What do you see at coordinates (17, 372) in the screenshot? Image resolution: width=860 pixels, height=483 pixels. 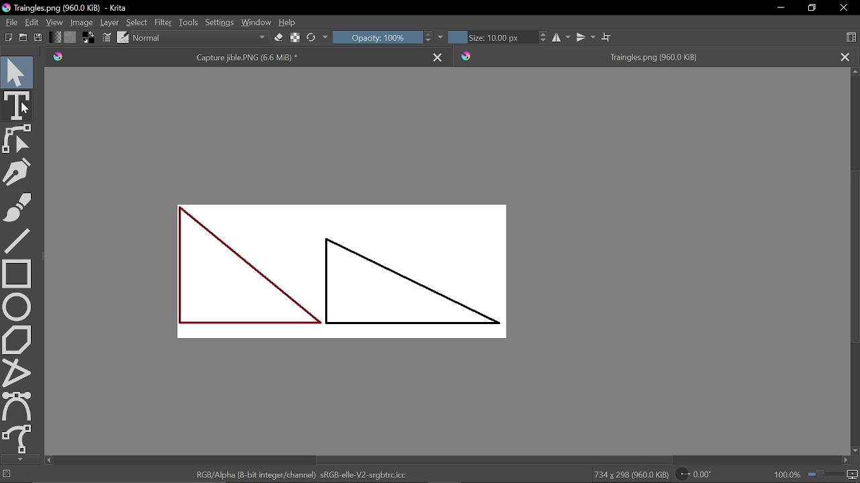 I see `Polyline tool` at bounding box center [17, 372].